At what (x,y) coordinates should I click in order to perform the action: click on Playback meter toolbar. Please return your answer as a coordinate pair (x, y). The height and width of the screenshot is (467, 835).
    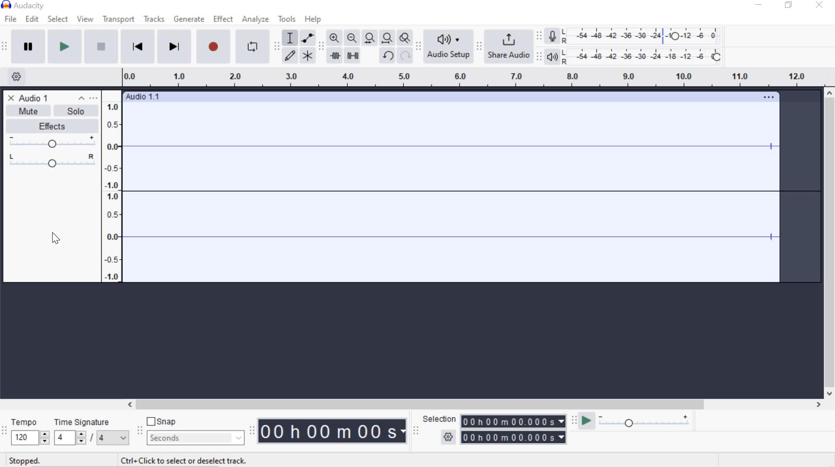
    Looking at the image, I should click on (541, 56).